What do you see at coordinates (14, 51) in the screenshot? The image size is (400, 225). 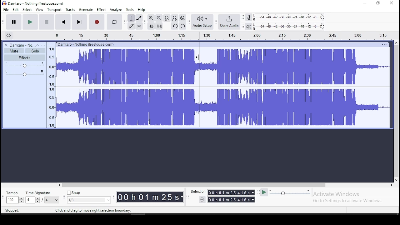 I see `mute` at bounding box center [14, 51].